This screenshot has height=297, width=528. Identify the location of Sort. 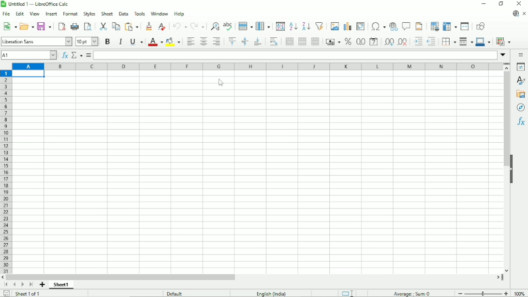
(280, 26).